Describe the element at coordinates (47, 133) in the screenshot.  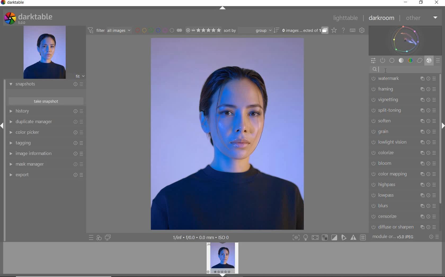
I see `COLOR PICKER` at that location.